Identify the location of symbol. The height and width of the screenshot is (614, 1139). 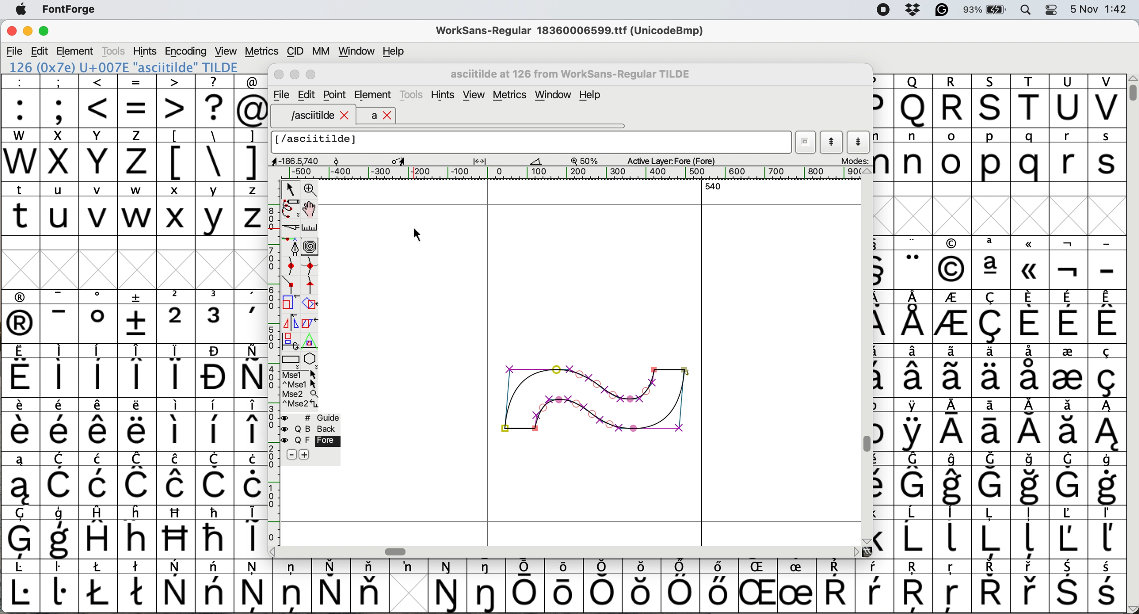
(990, 532).